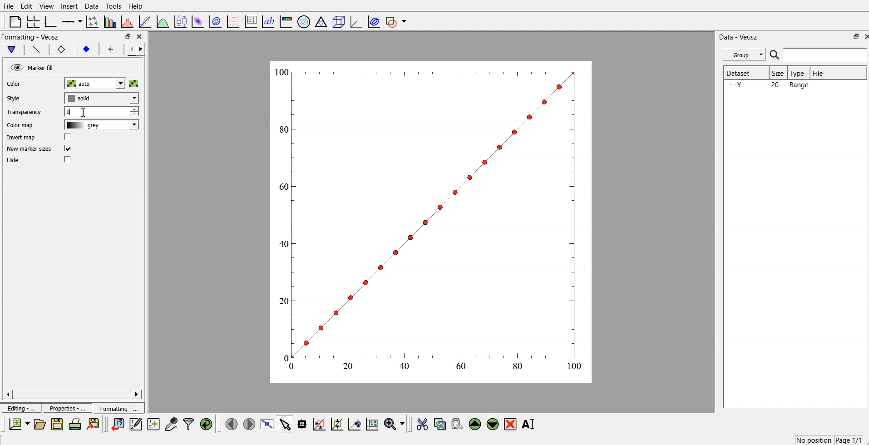  I want to click on Edit and enter new dataset, so click(134, 424).